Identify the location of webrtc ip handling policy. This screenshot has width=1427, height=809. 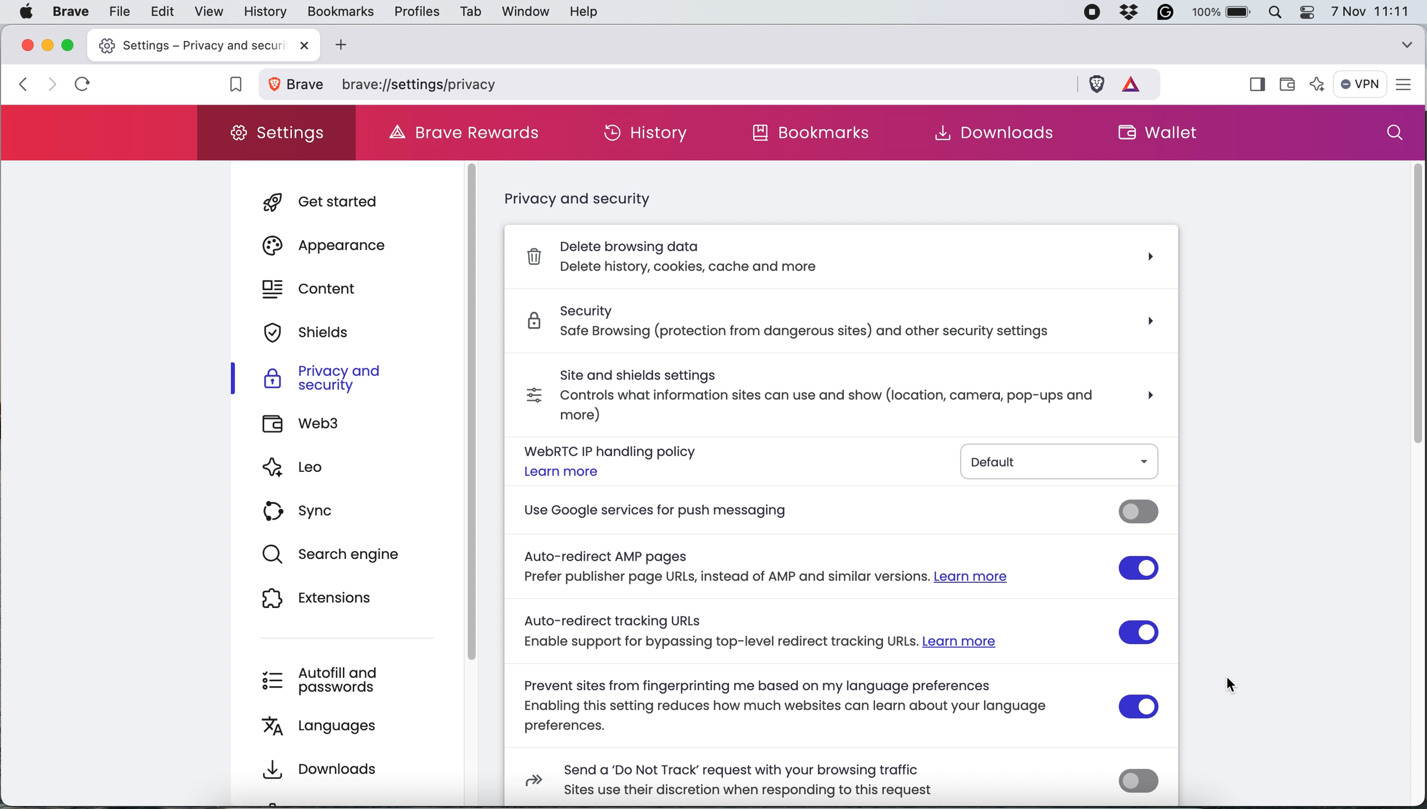
(629, 451).